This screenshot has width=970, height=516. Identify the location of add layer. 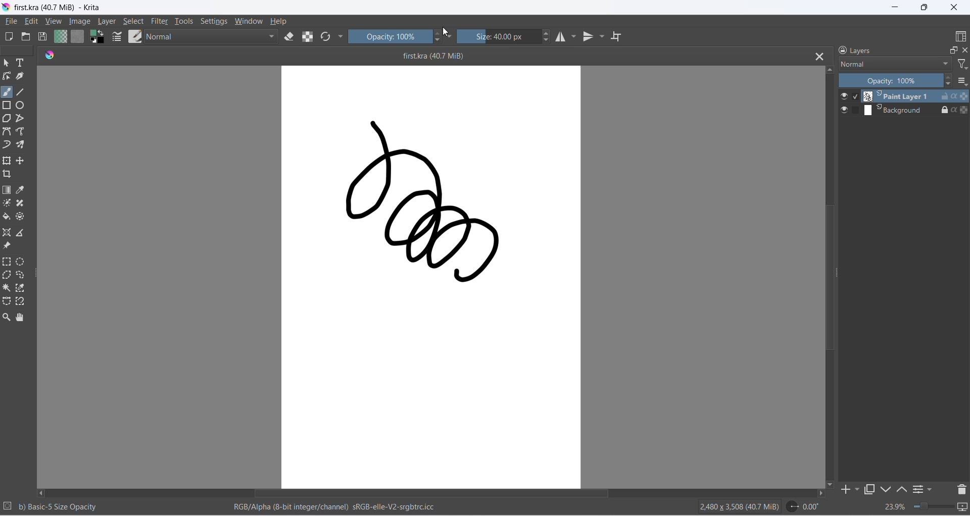
(845, 489).